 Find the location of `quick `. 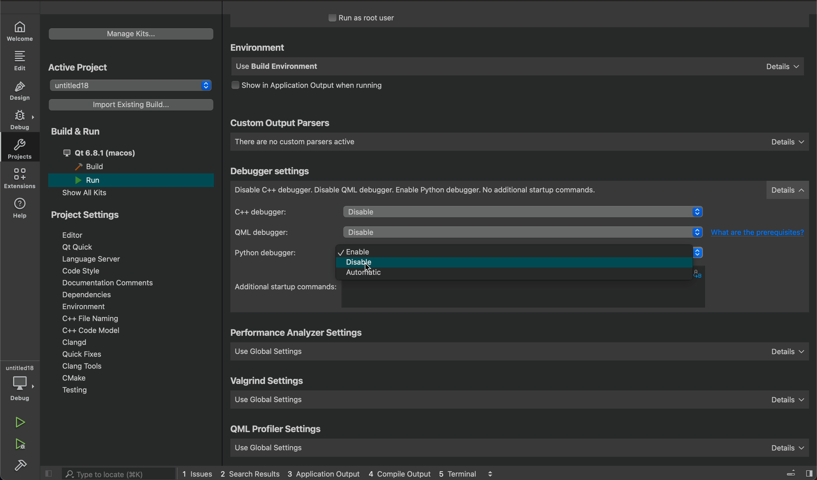

quick  is located at coordinates (84, 355).